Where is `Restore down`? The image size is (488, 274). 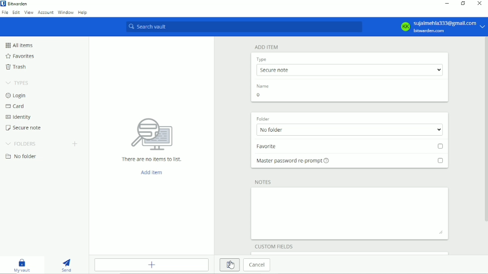
Restore down is located at coordinates (462, 4).